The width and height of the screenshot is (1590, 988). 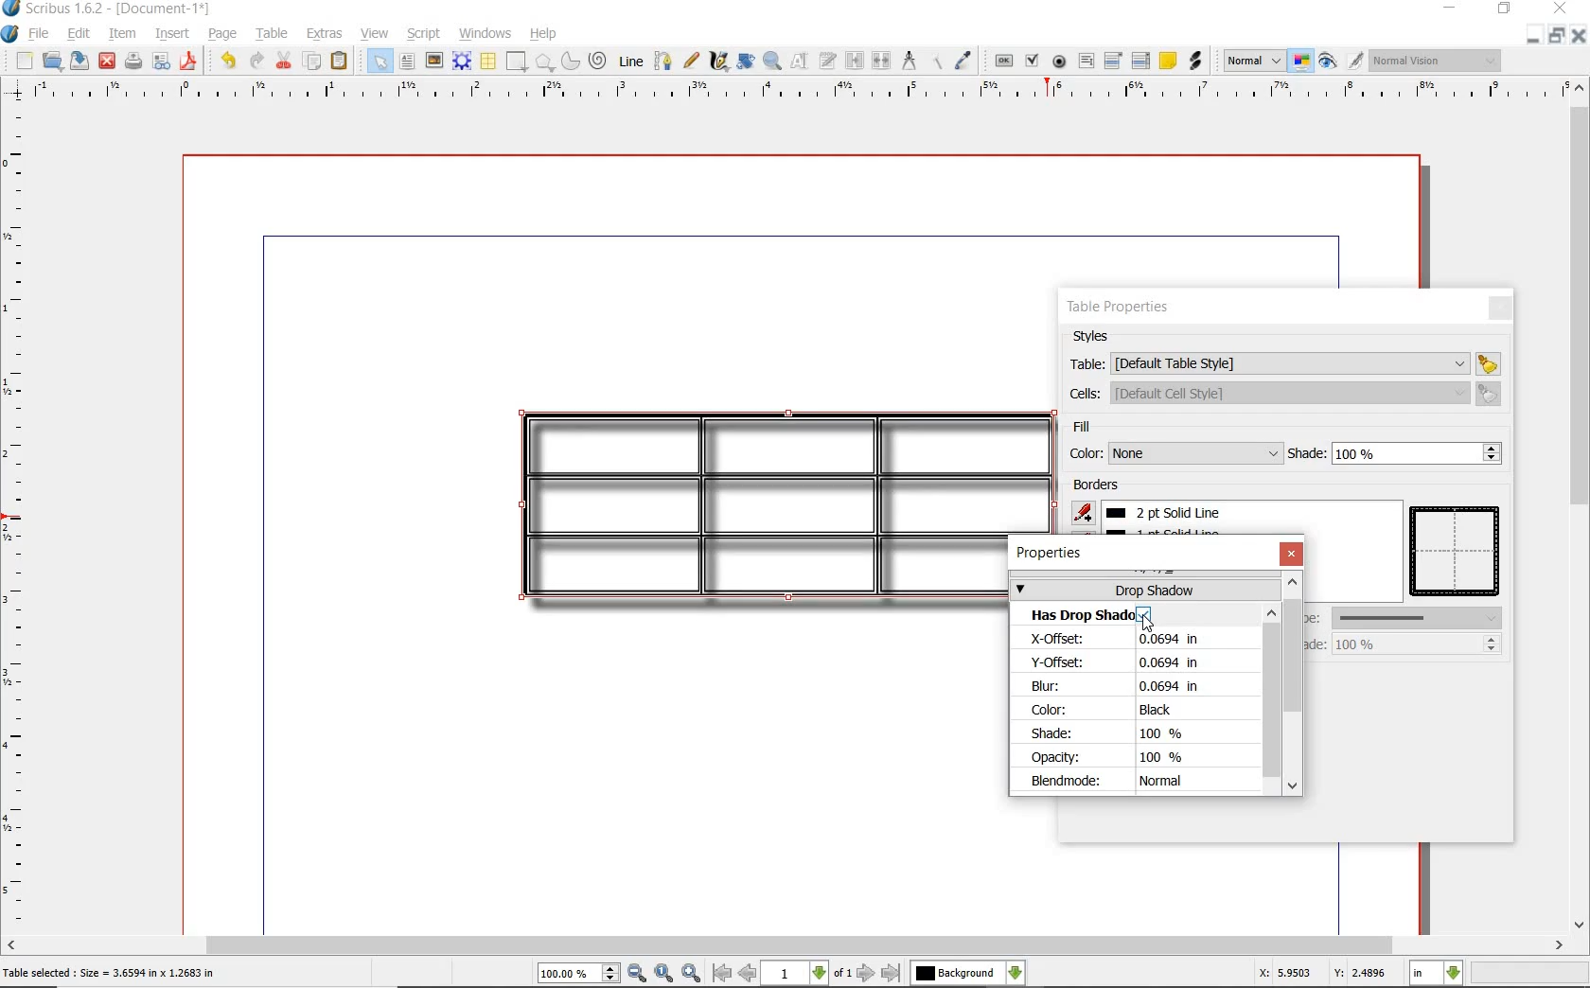 I want to click on system logo, so click(x=10, y=34).